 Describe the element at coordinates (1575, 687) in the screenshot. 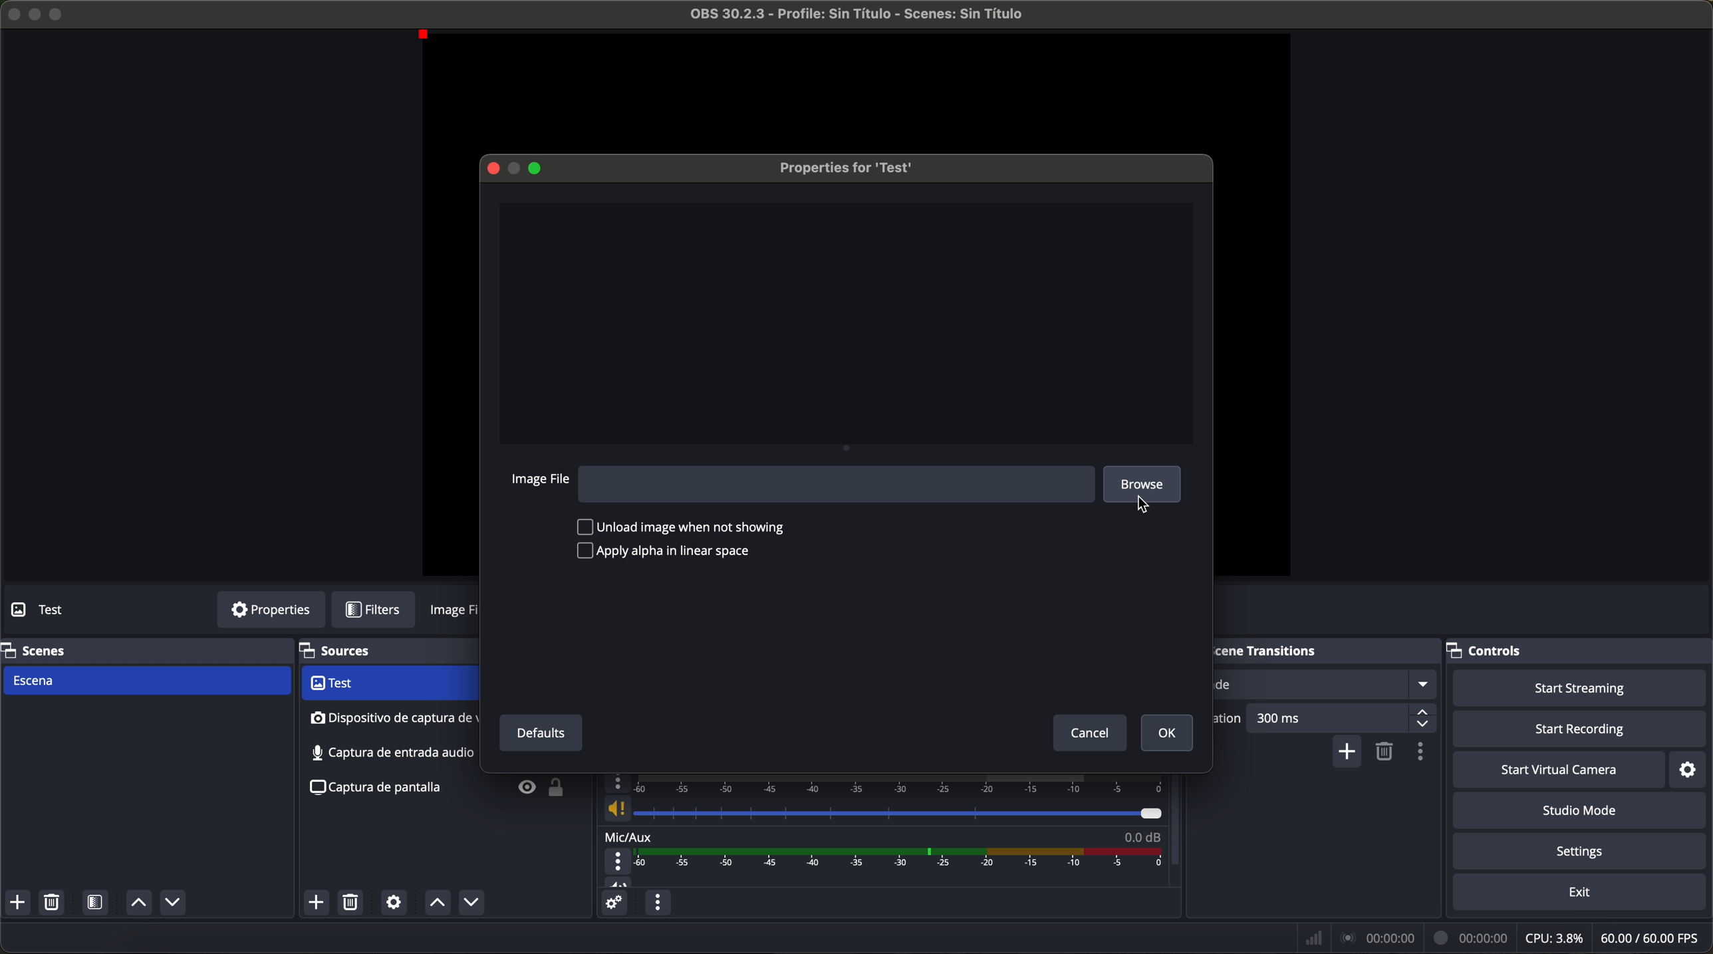

I see `start streaming` at that location.